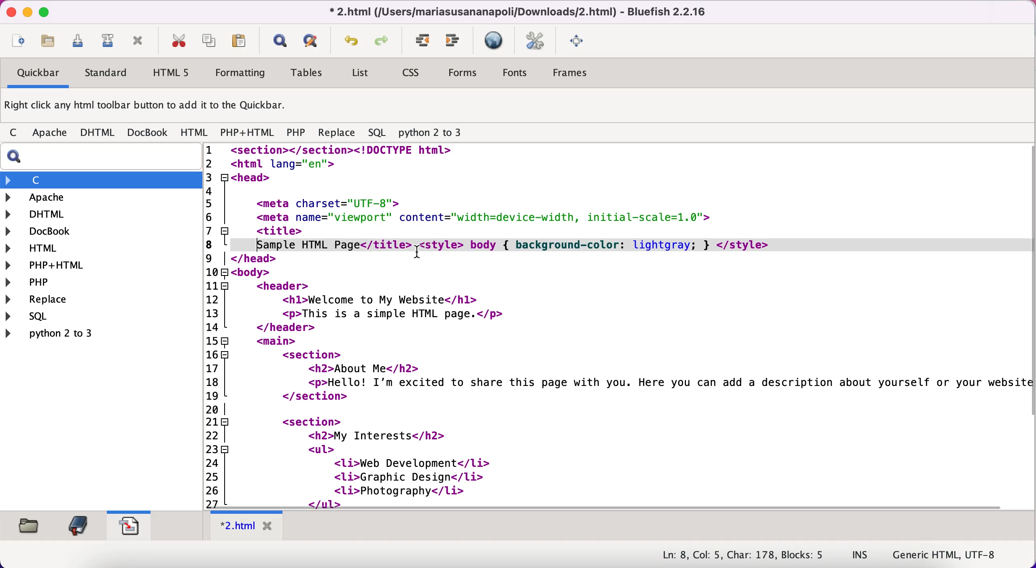 This screenshot has width=1036, height=568. I want to click on unindent, so click(453, 41).